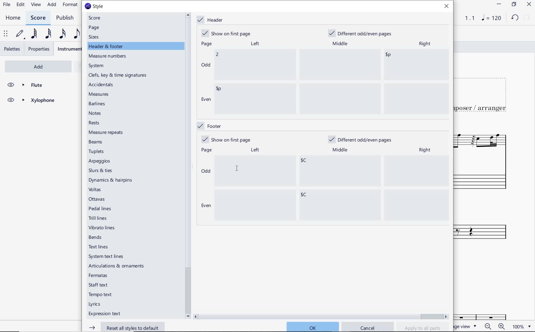  What do you see at coordinates (529, 4) in the screenshot?
I see `CLOSE` at bounding box center [529, 4].